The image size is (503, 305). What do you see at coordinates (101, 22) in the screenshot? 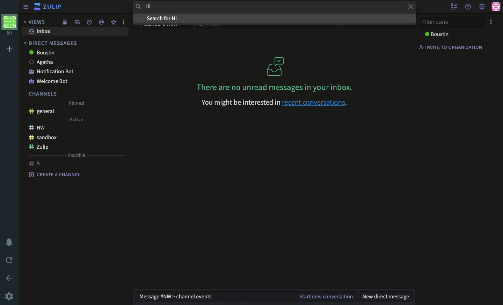
I see `mention` at bounding box center [101, 22].